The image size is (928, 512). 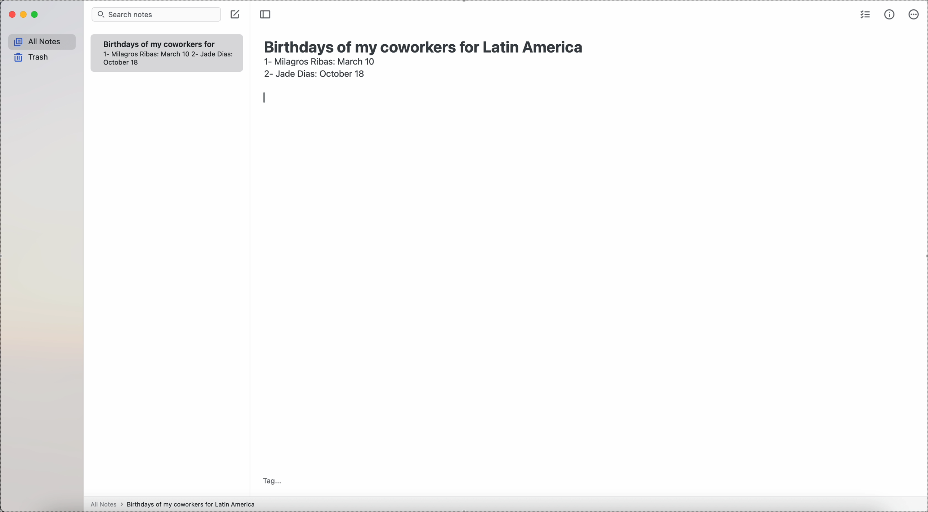 I want to click on check list, so click(x=864, y=14).